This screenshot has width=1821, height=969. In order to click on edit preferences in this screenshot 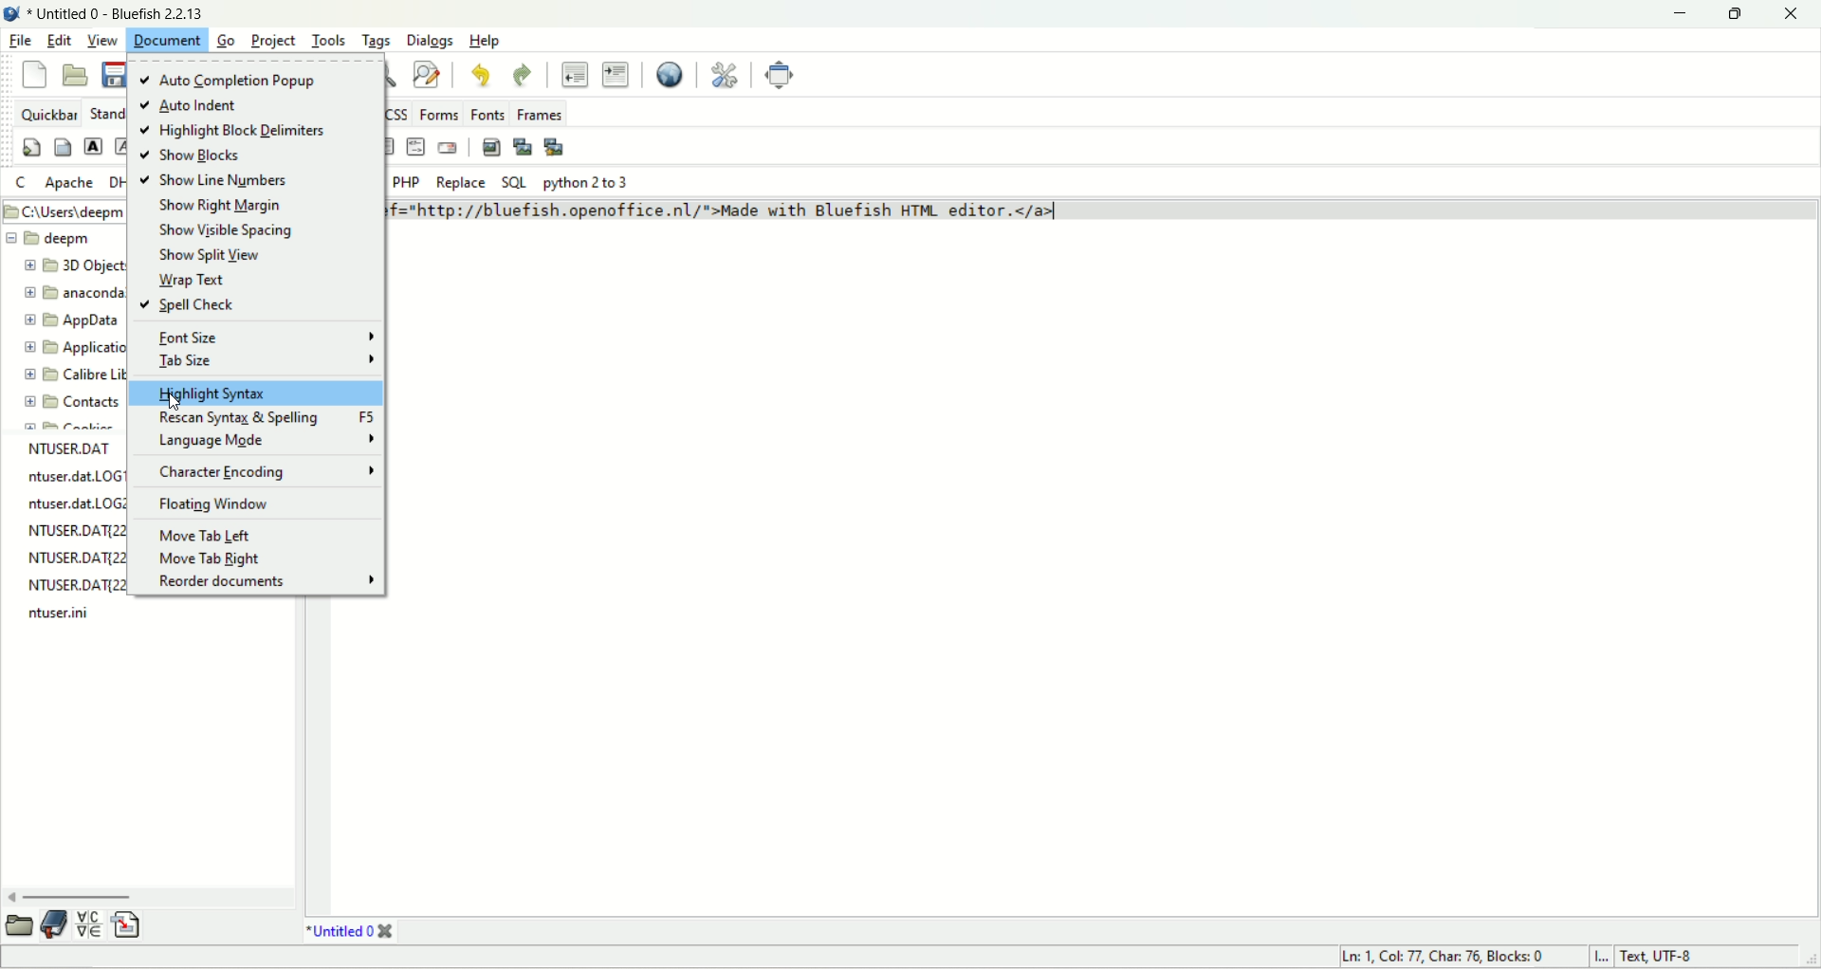, I will do `click(727, 75)`.